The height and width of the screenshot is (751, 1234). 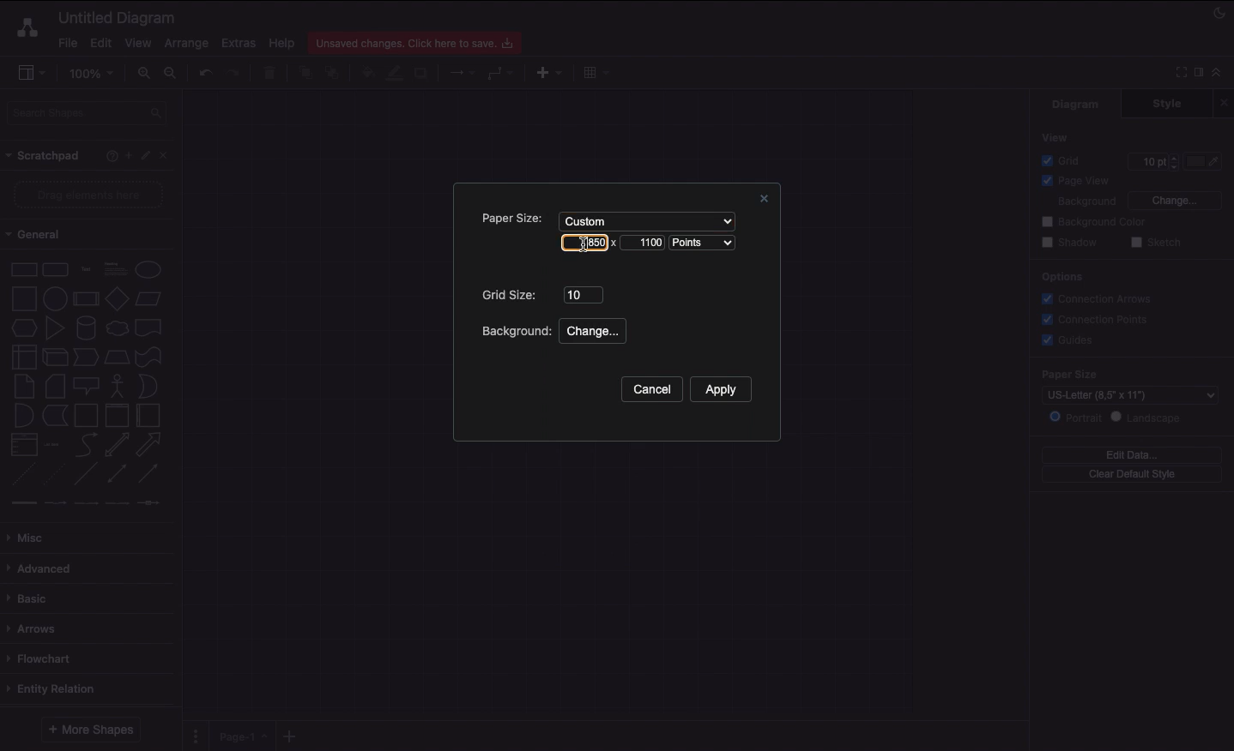 What do you see at coordinates (99, 43) in the screenshot?
I see `Edit` at bounding box center [99, 43].